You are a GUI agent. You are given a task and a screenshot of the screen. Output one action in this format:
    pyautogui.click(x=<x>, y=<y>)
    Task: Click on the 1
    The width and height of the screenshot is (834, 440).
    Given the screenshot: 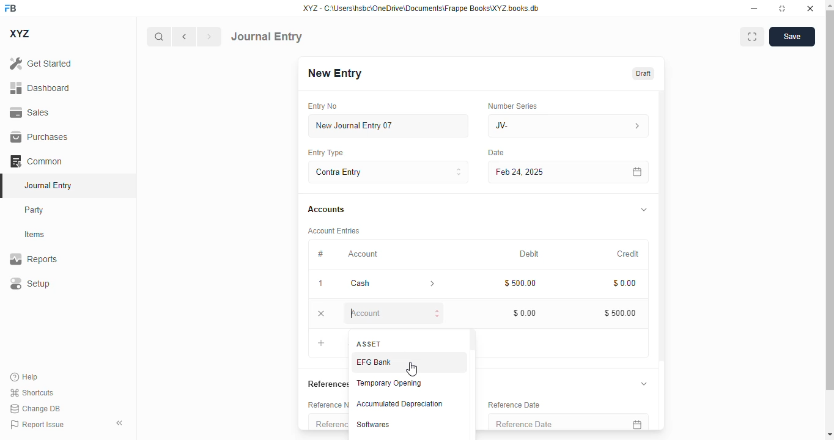 What is the action you would take?
    pyautogui.click(x=322, y=284)
    